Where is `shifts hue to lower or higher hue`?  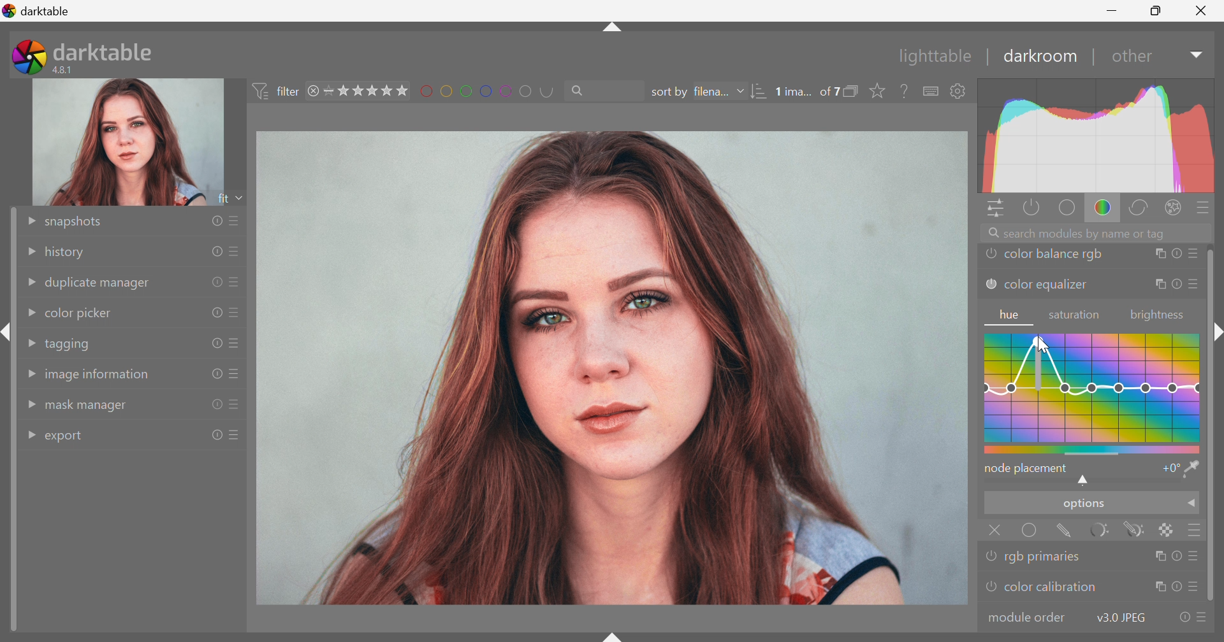 shifts hue to lower or higher hue is located at coordinates (1086, 481).